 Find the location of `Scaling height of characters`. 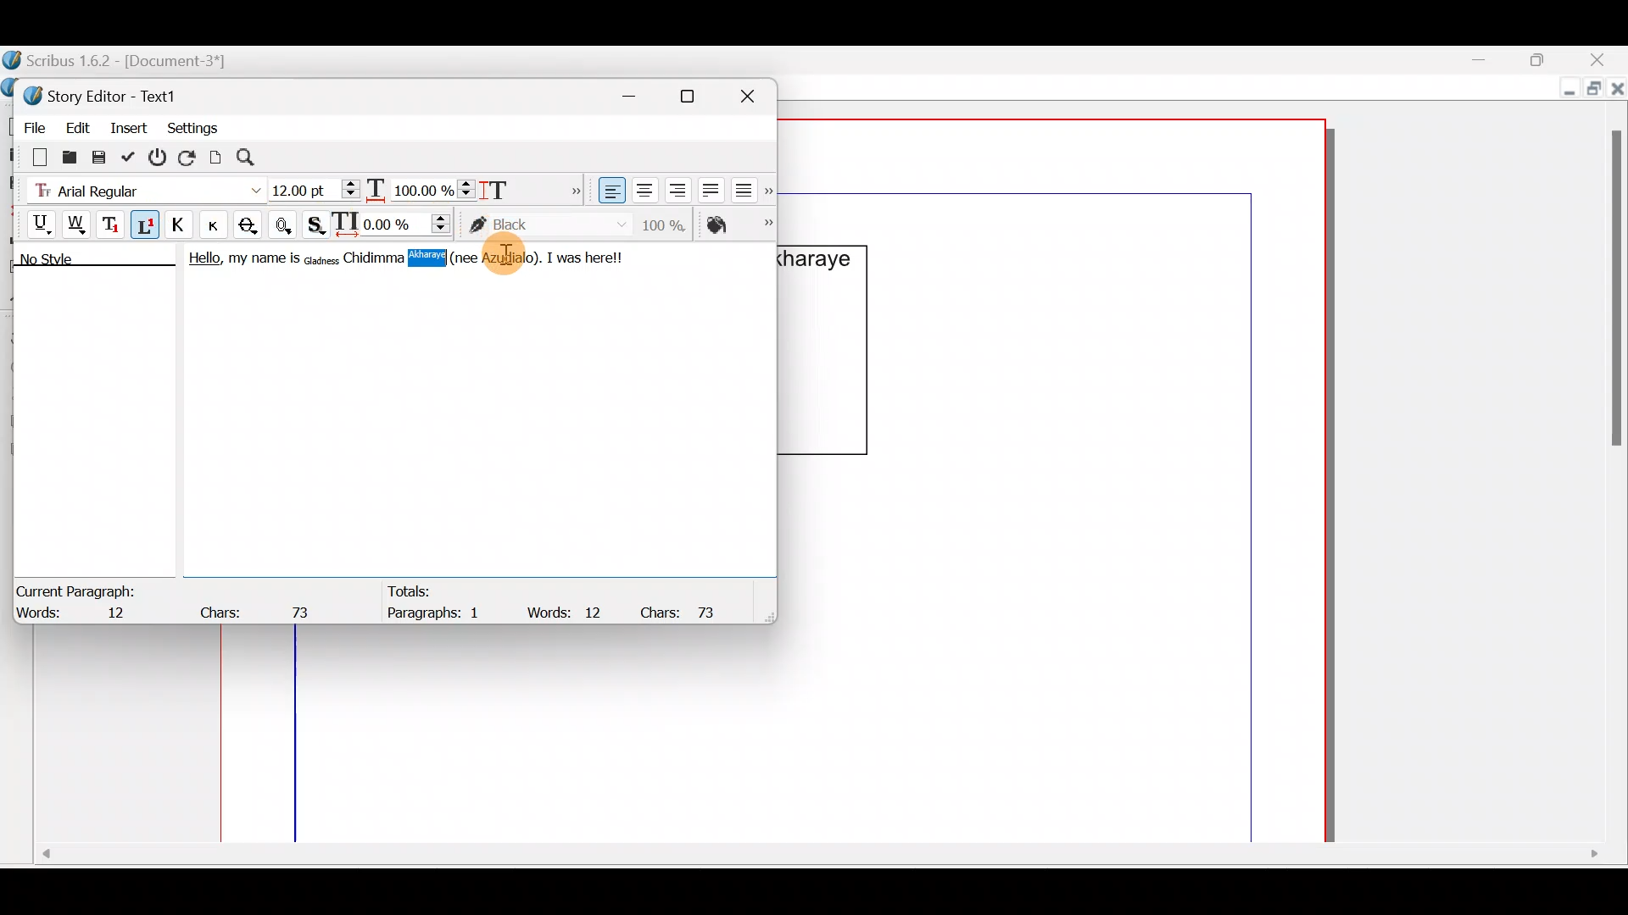

Scaling height of characters is located at coordinates (519, 185).